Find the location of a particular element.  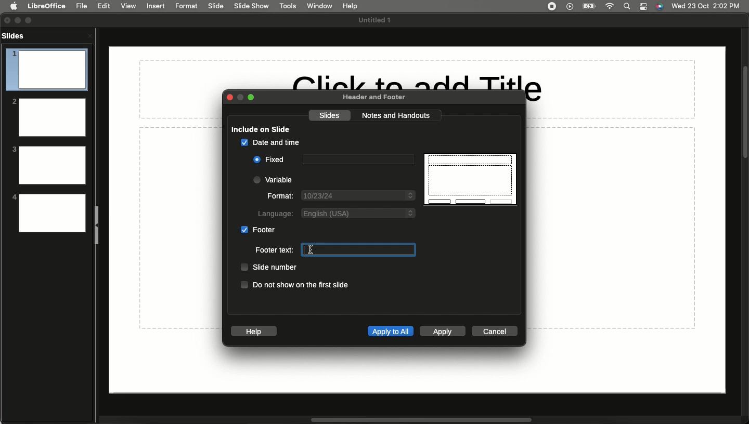

4 is located at coordinates (48, 213).